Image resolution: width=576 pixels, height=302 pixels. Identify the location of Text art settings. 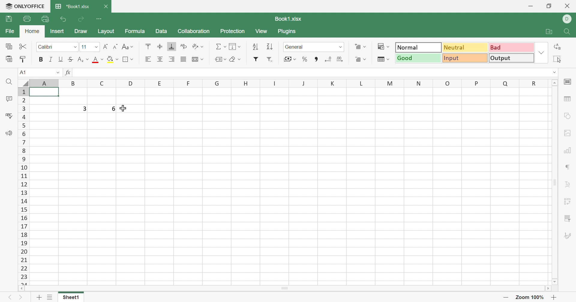
(568, 183).